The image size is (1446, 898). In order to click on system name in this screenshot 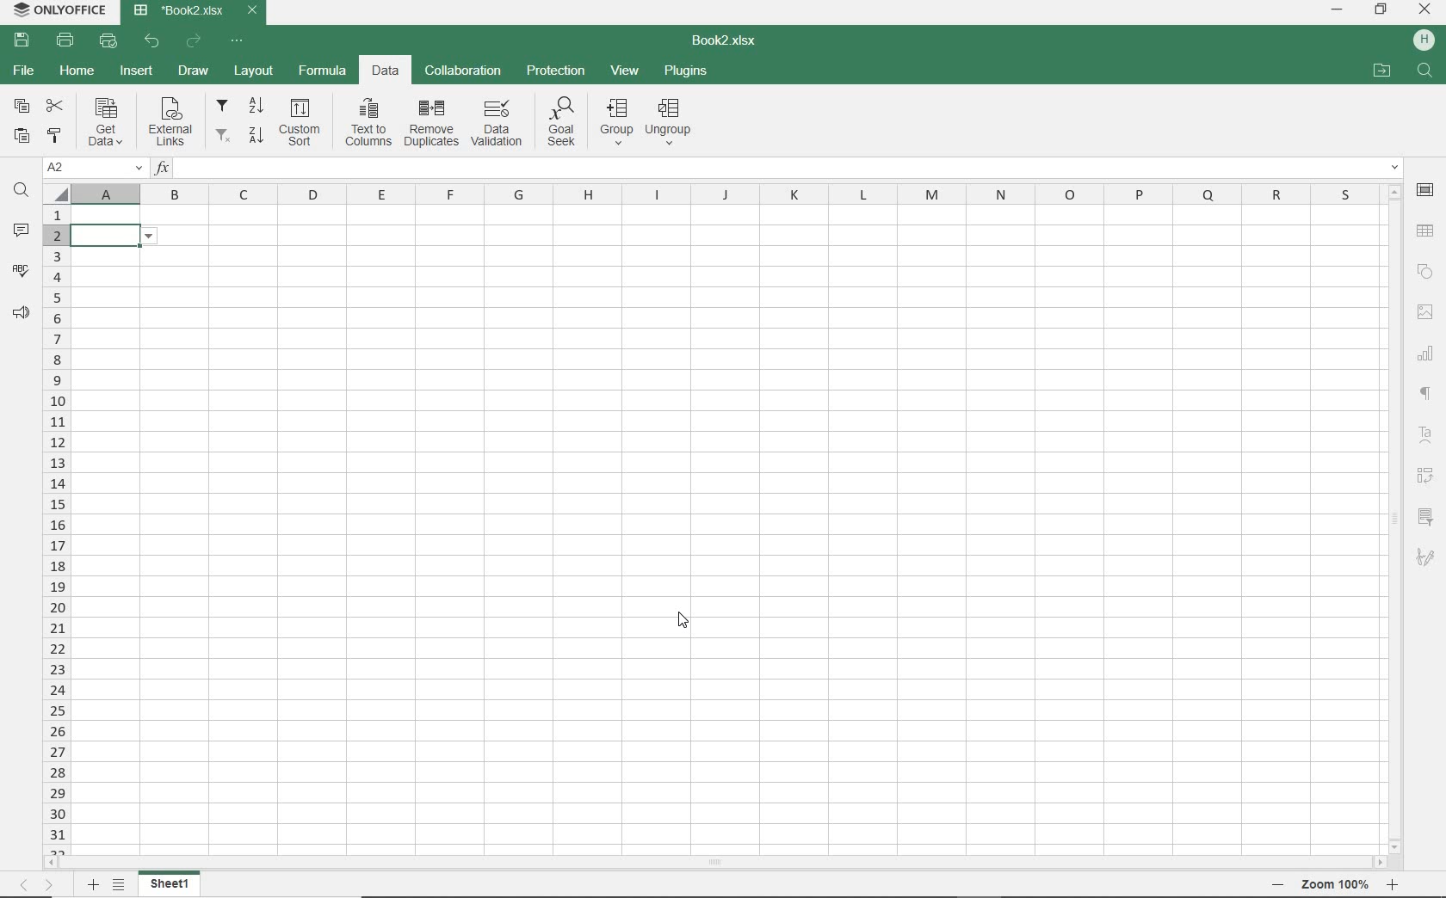, I will do `click(60, 11)`.